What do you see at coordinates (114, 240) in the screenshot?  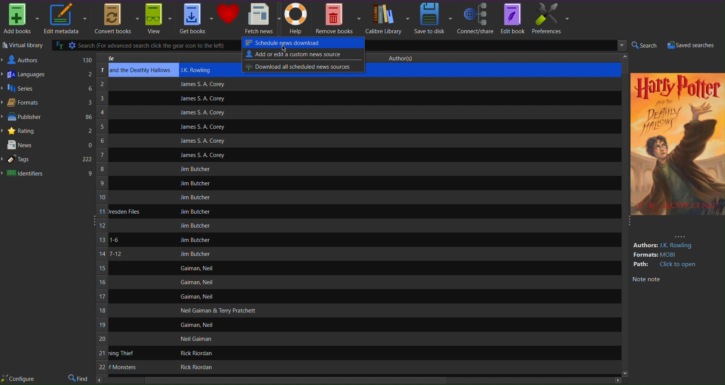 I see `1-6` at bounding box center [114, 240].